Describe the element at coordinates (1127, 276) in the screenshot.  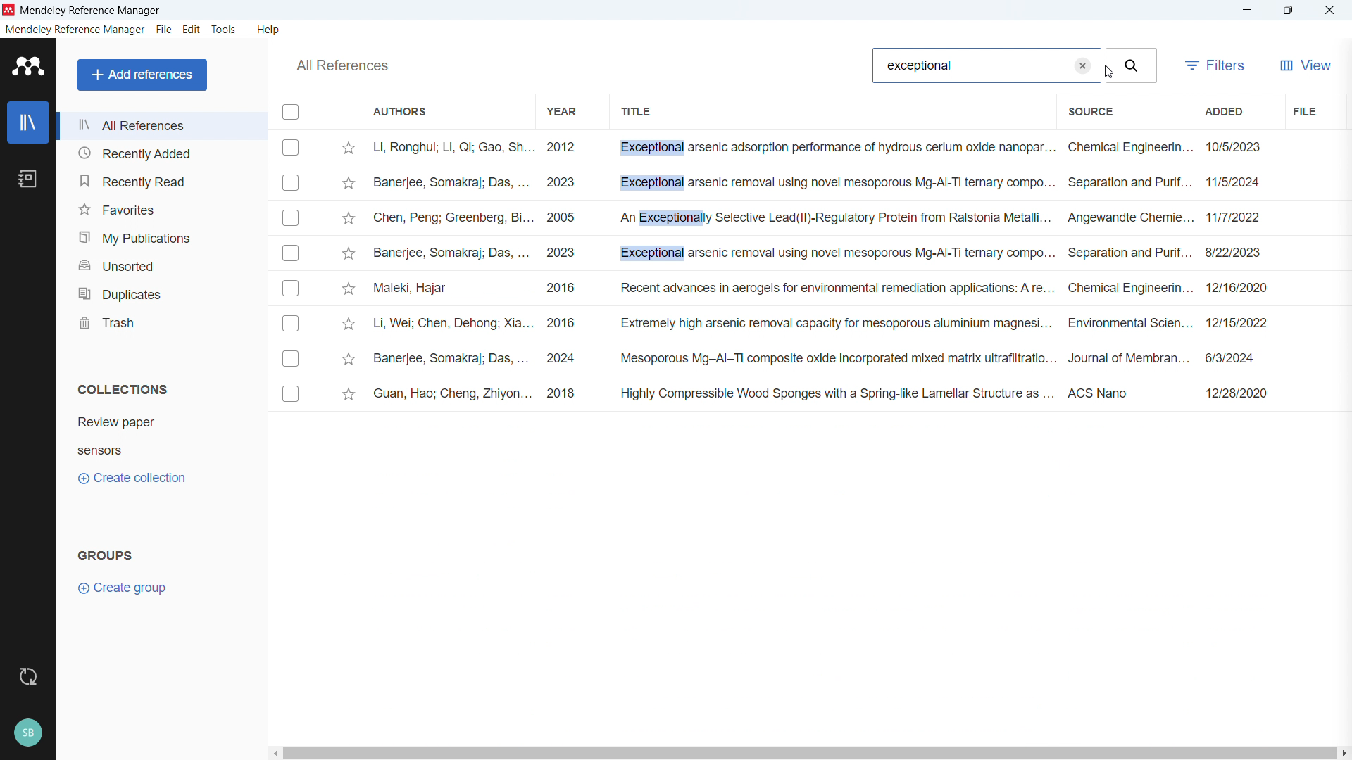
I see `Source of individual entries ` at that location.